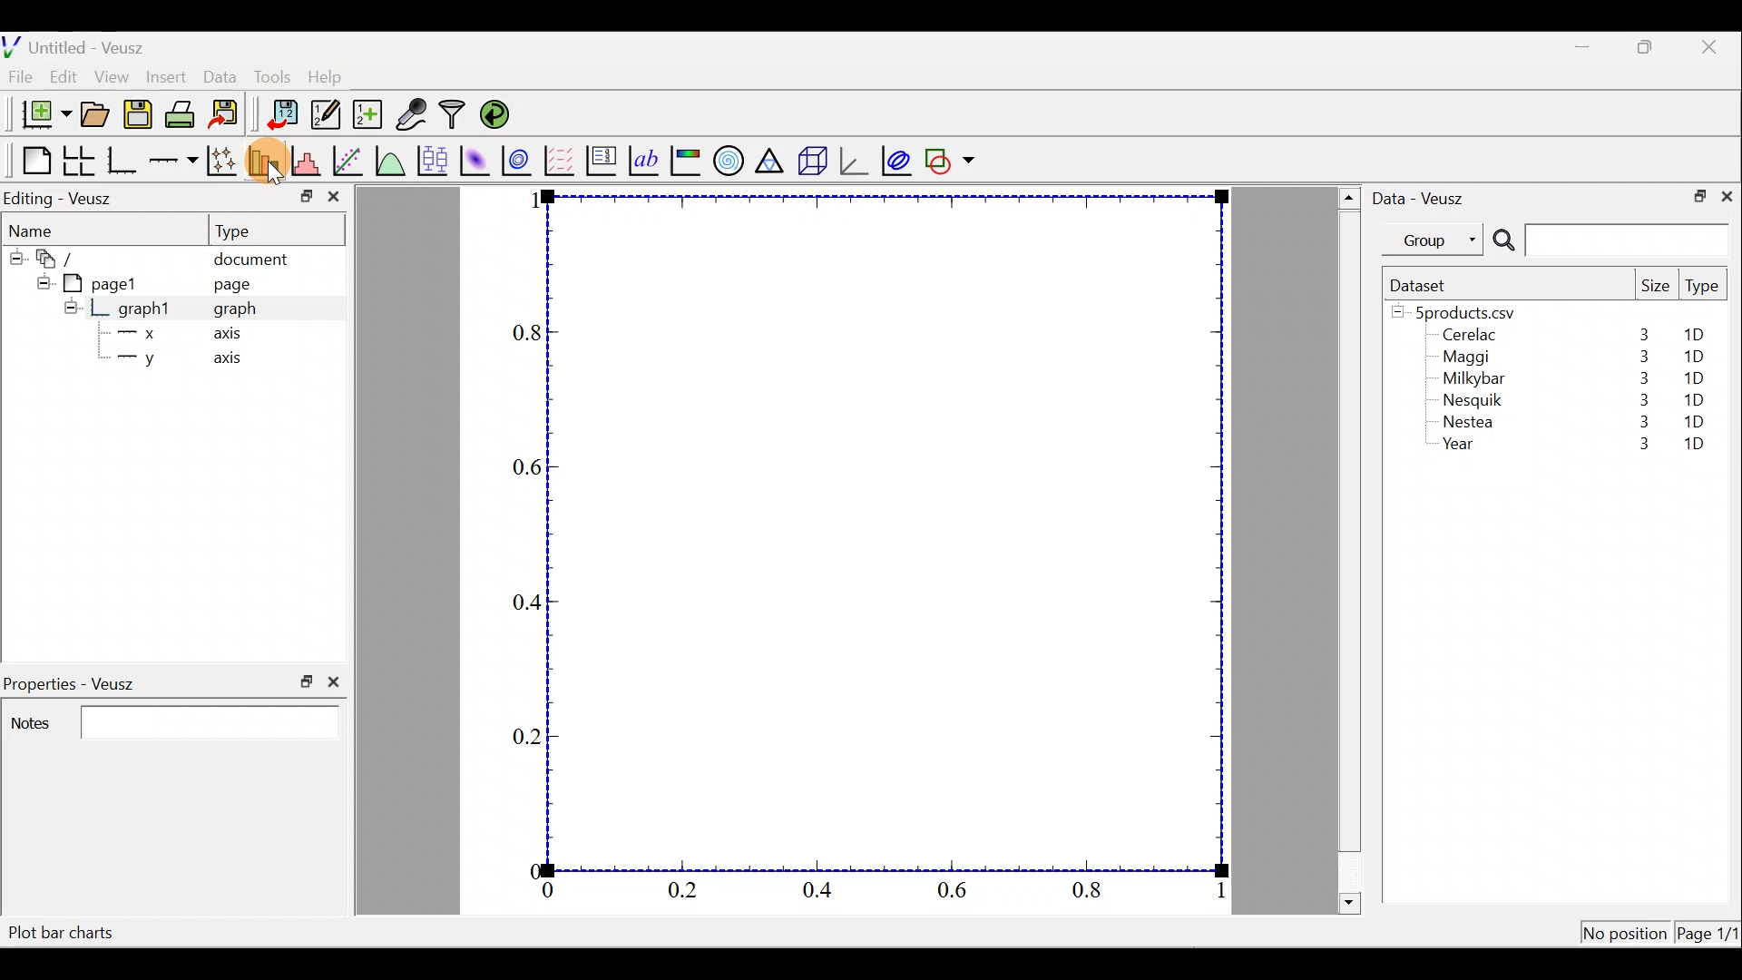 The image size is (1742, 980). Describe the element at coordinates (1697, 397) in the screenshot. I see `1D` at that location.